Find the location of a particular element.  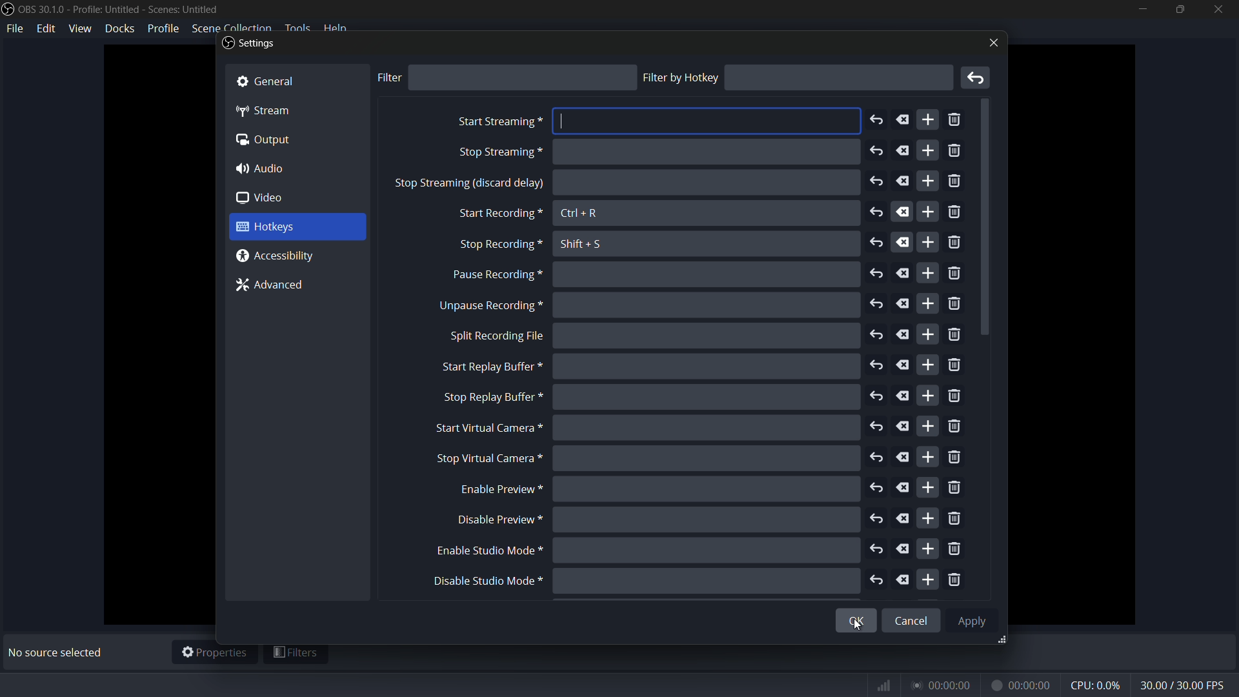

delete is located at coordinates (903, 303).